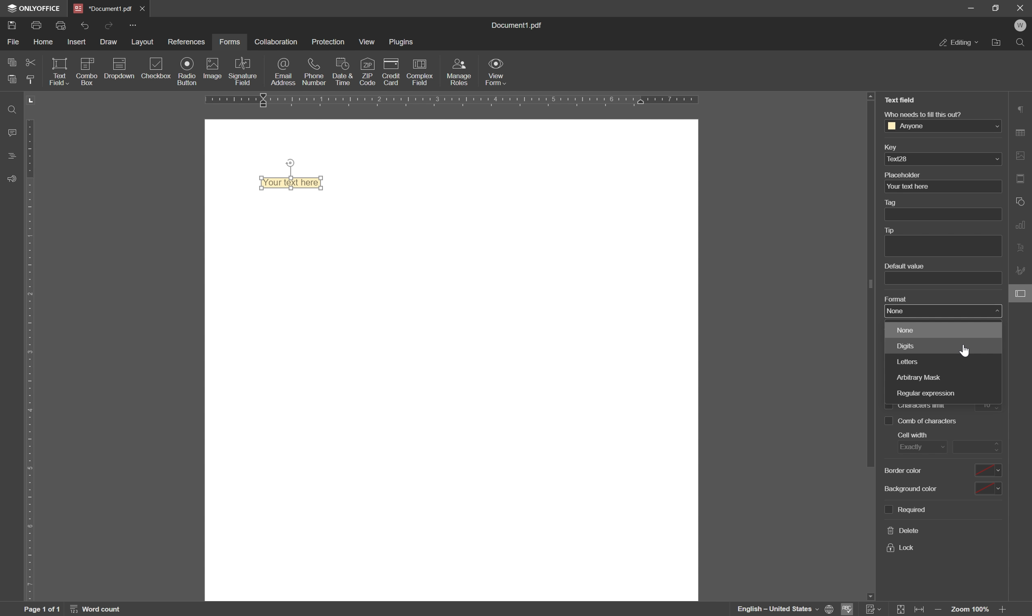 This screenshot has height=616, width=1032. Describe the element at coordinates (926, 114) in the screenshot. I see `Who needs to fill this out?` at that location.